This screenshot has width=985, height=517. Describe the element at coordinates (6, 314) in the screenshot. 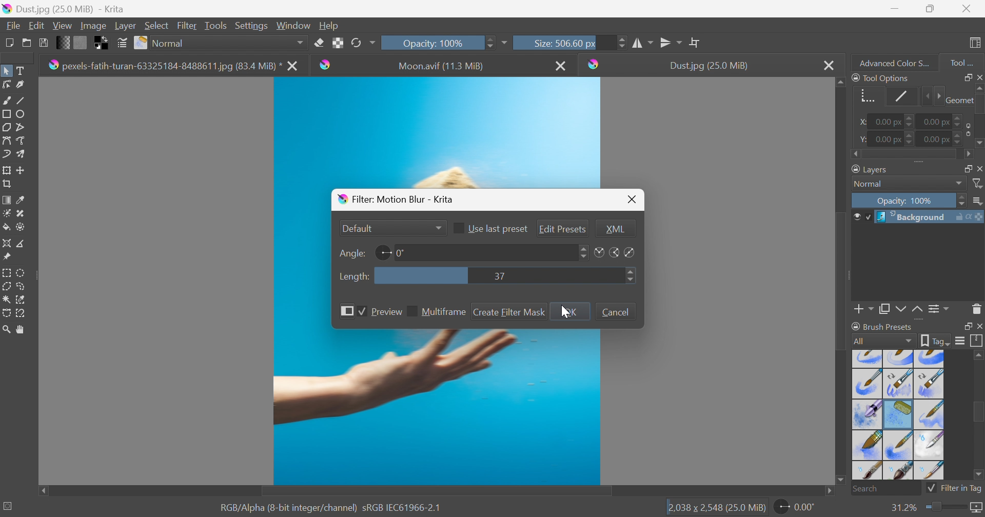

I see `selection tool` at that location.